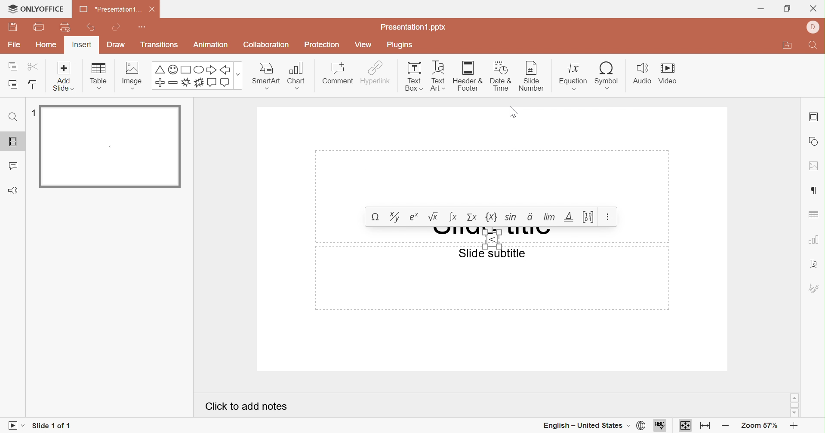 The width and height of the screenshot is (825, 433). Describe the element at coordinates (192, 77) in the screenshot. I see `Symbols` at that location.